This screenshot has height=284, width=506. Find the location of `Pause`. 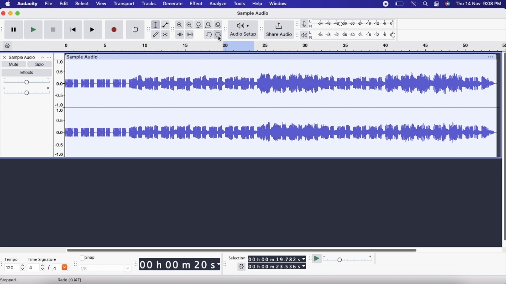

Pause is located at coordinates (13, 29).